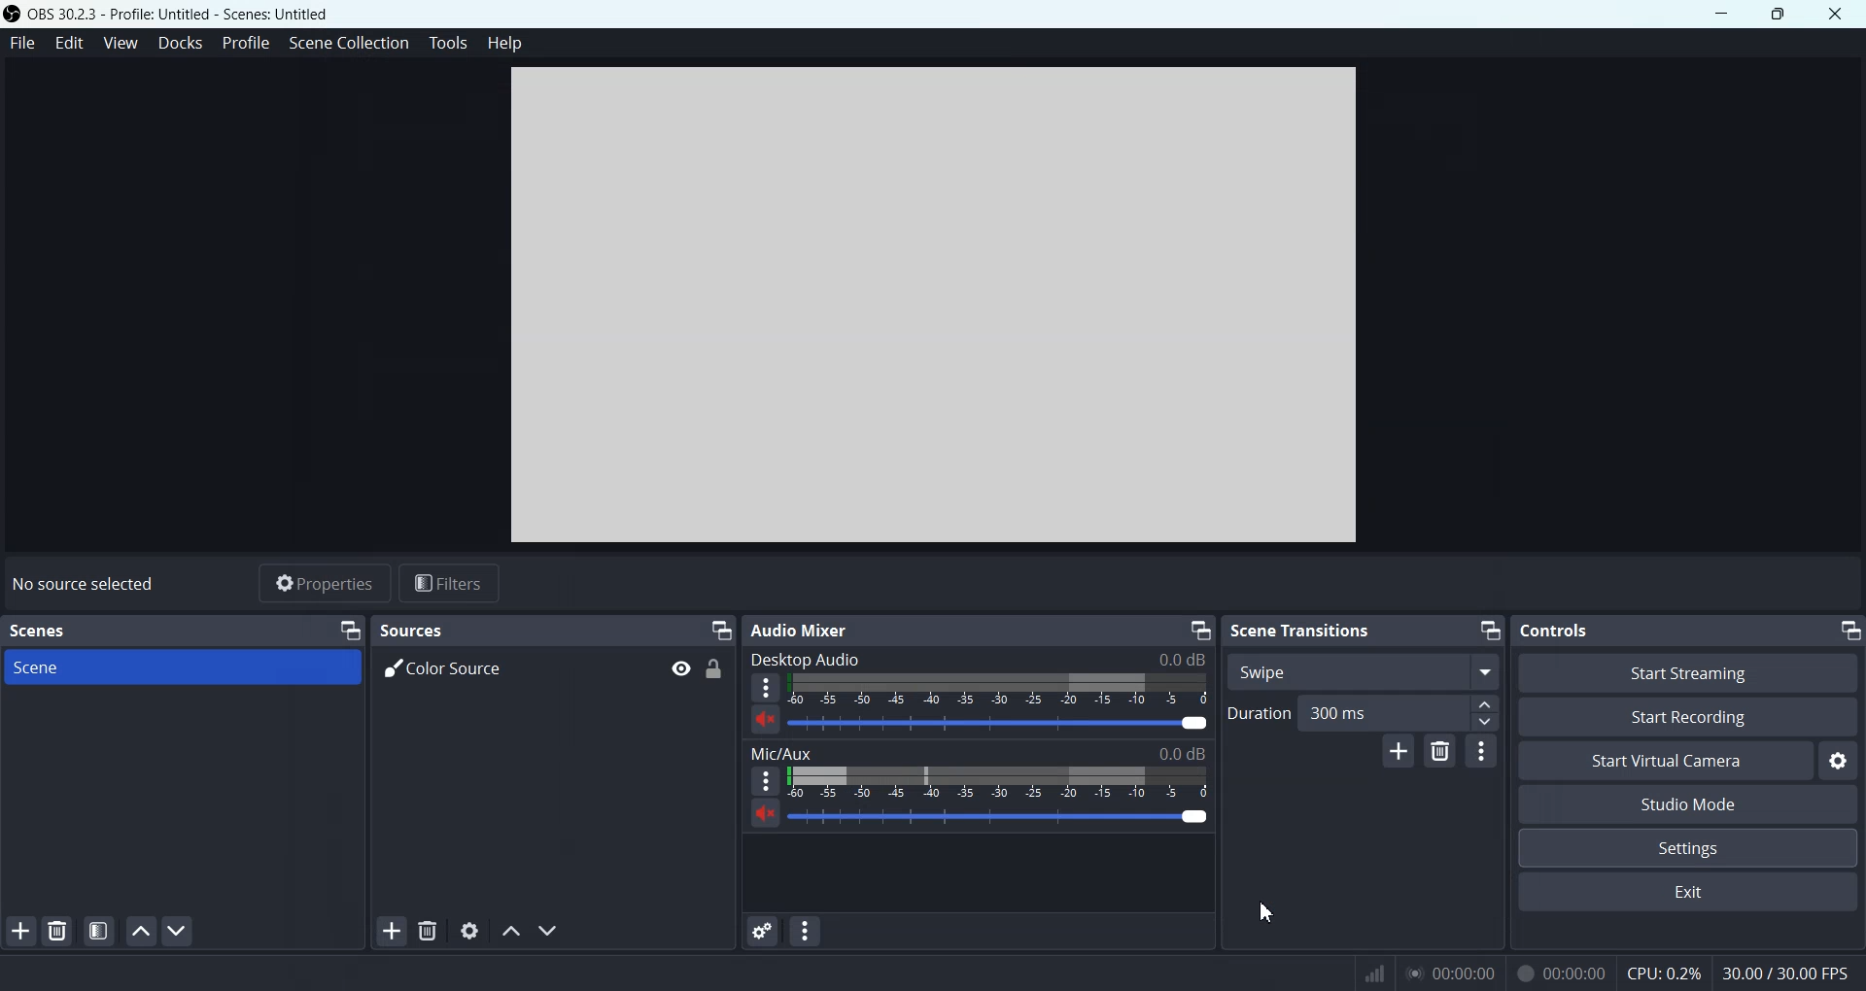  I want to click on Add configurable Transition, so click(1399, 750).